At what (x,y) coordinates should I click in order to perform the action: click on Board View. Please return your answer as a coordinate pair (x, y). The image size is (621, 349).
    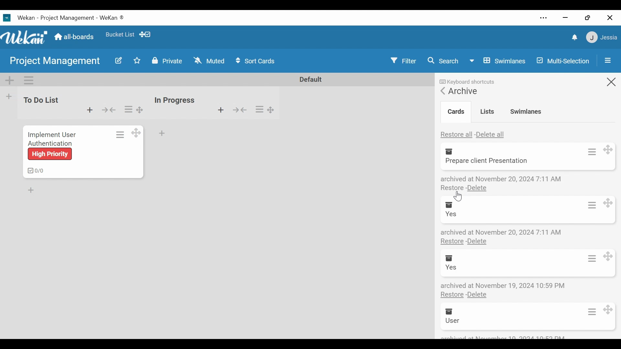
    Looking at the image, I should click on (496, 61).